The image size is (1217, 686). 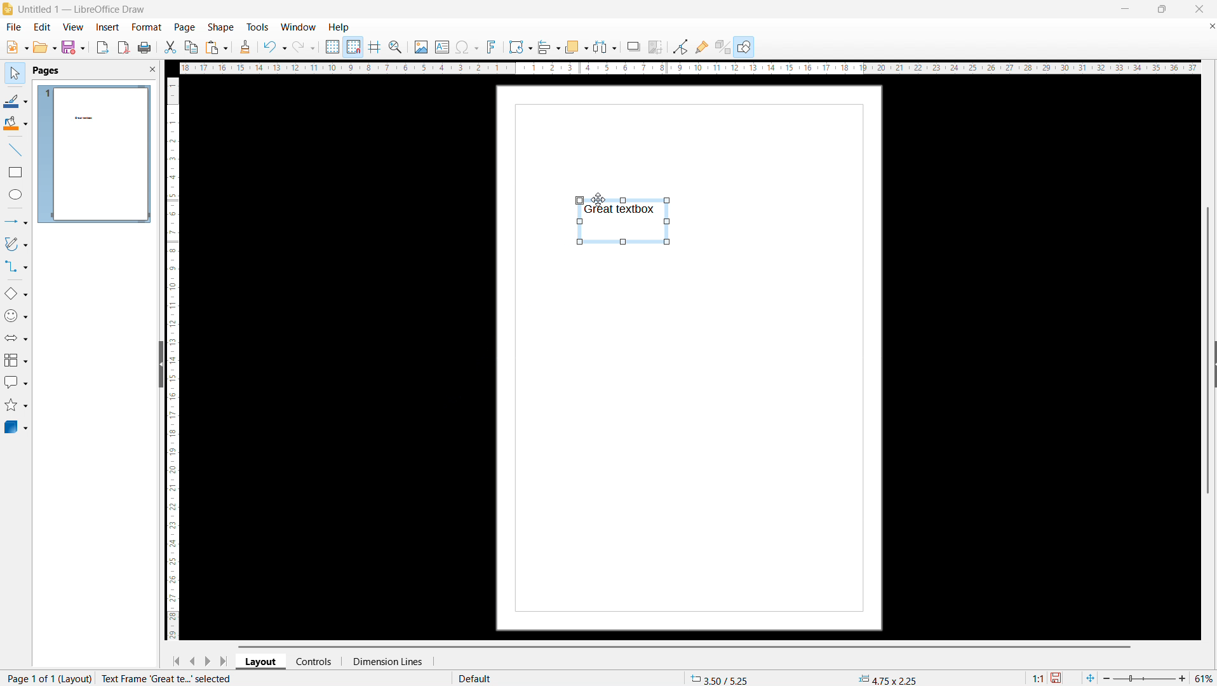 What do you see at coordinates (442, 46) in the screenshot?
I see `insert textbox` at bounding box center [442, 46].